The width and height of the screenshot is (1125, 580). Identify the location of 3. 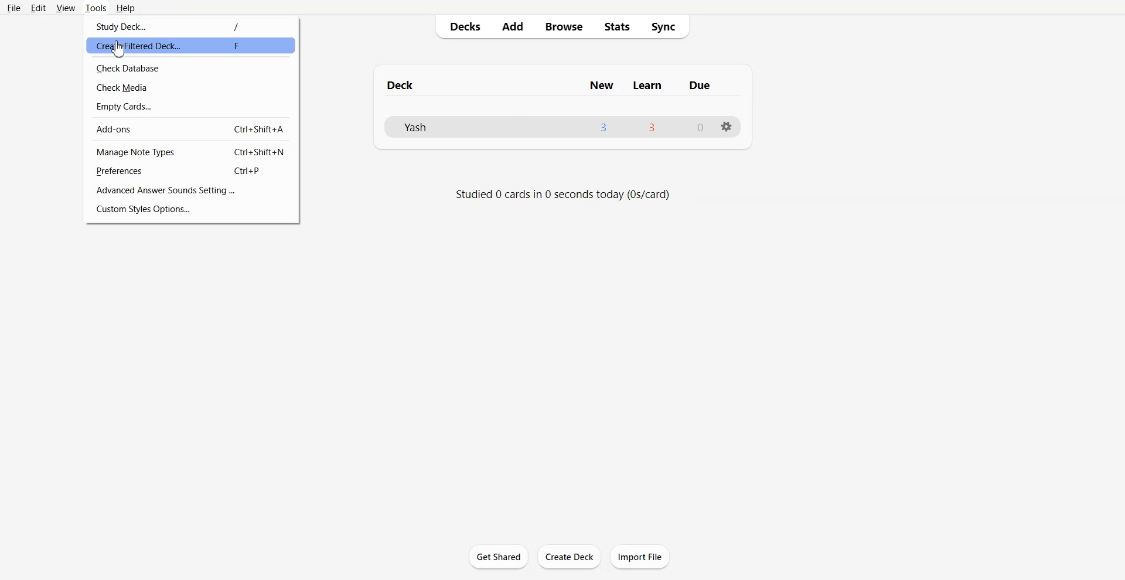
(653, 127).